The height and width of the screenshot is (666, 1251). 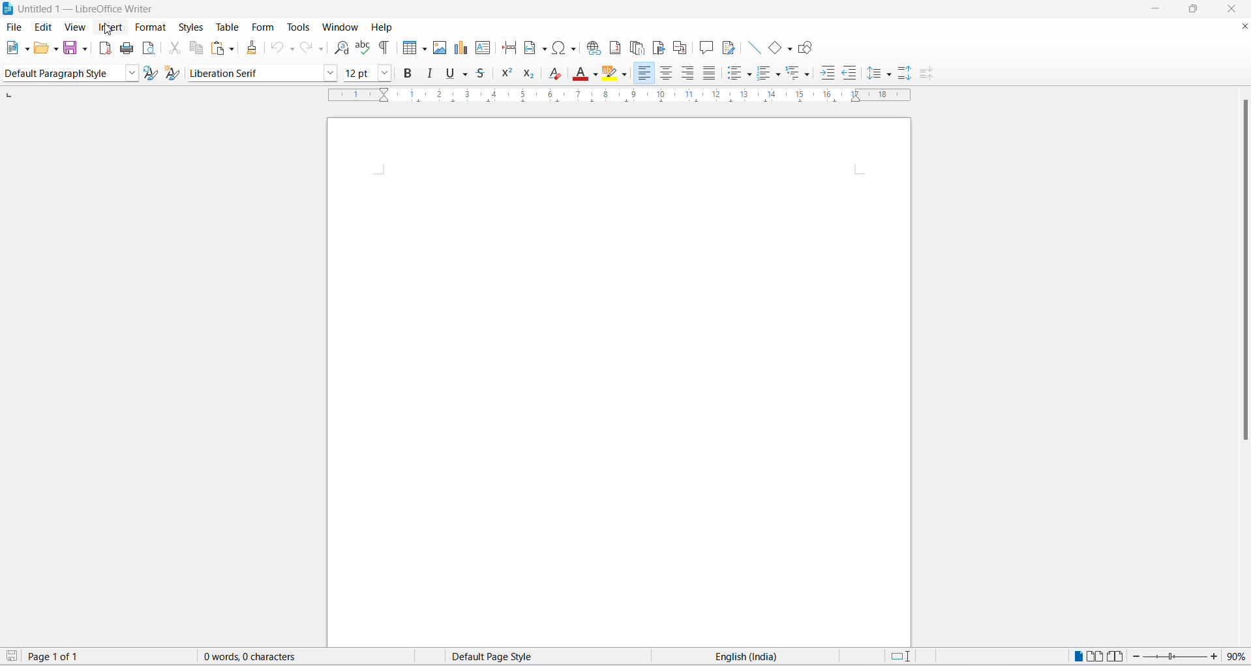 What do you see at coordinates (253, 48) in the screenshot?
I see `clone formatting` at bounding box center [253, 48].